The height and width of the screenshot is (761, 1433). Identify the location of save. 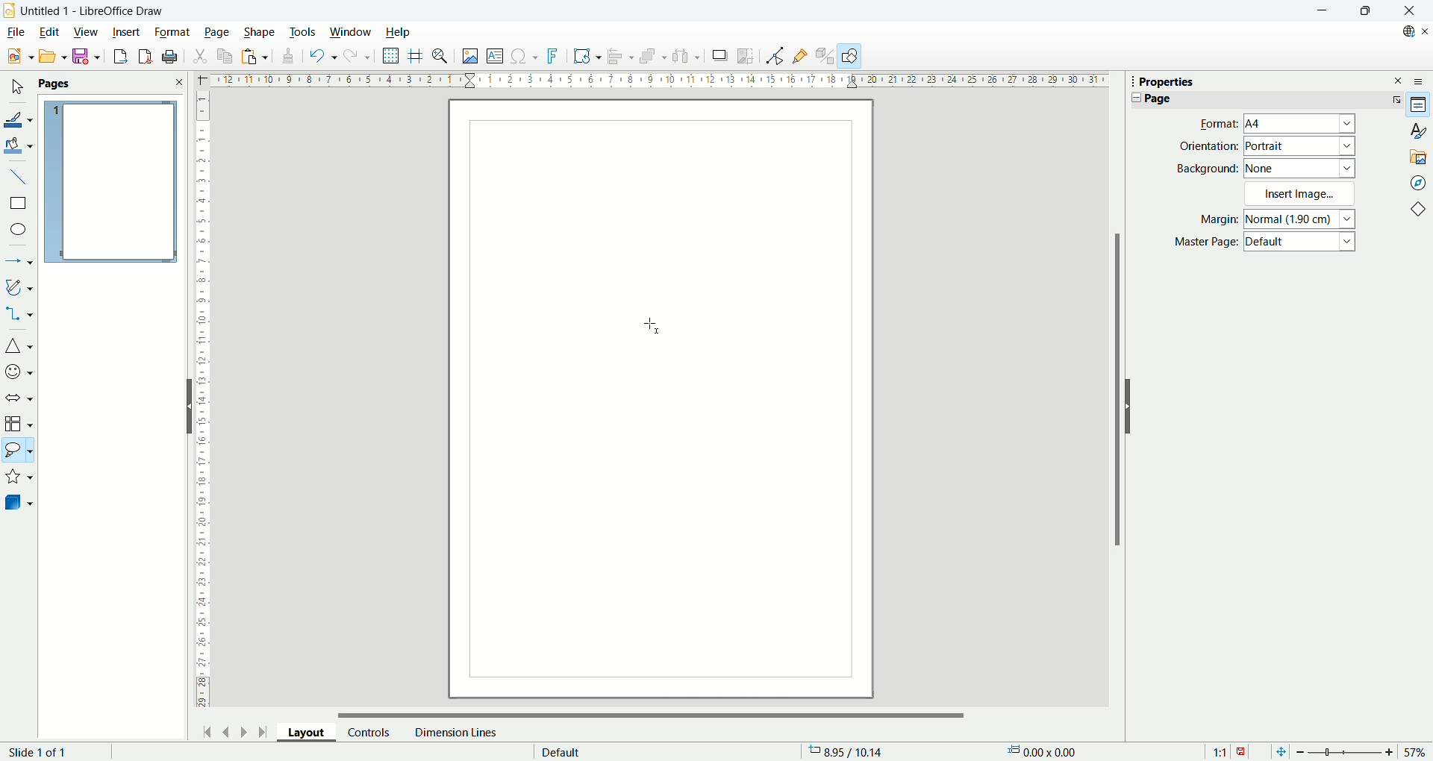
(87, 57).